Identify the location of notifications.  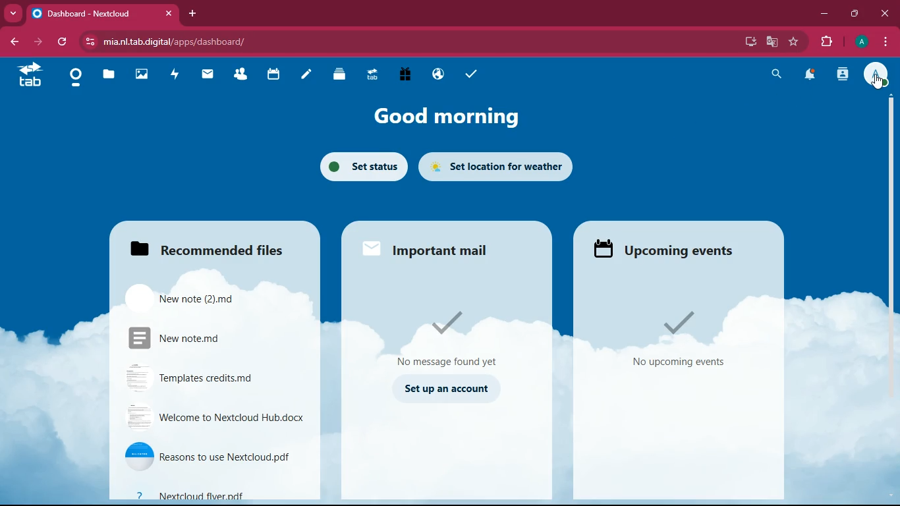
(812, 75).